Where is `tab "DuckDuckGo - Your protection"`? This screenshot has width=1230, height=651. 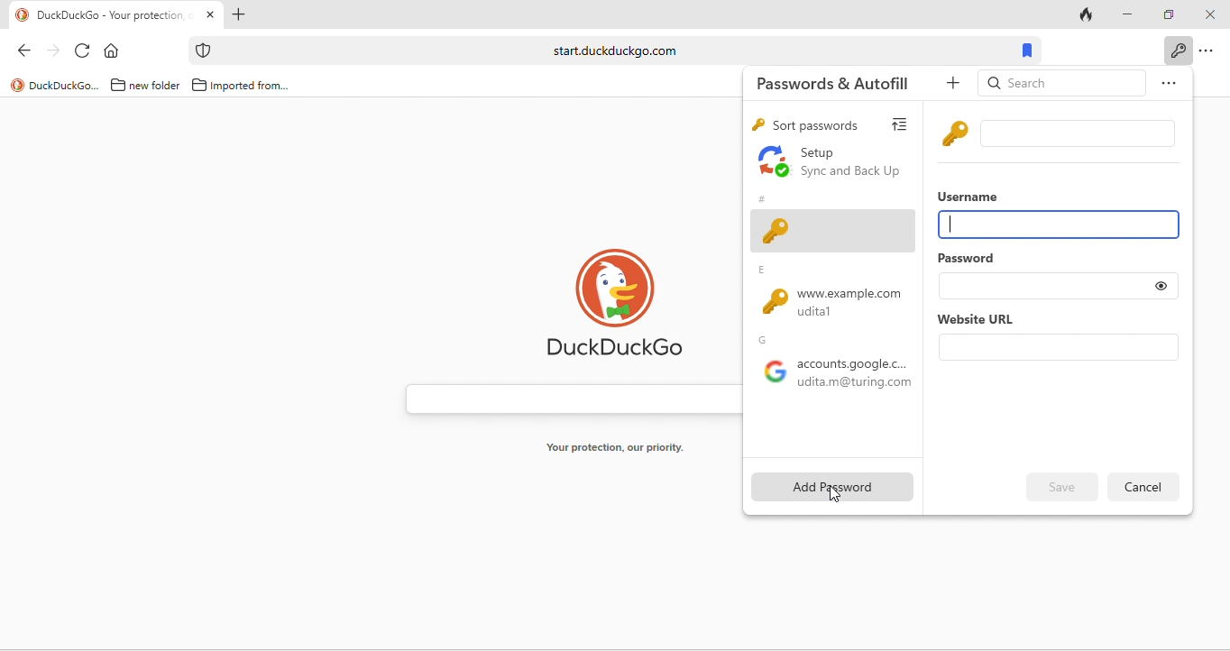 tab "DuckDuckGo - Your protection" is located at coordinates (116, 15).